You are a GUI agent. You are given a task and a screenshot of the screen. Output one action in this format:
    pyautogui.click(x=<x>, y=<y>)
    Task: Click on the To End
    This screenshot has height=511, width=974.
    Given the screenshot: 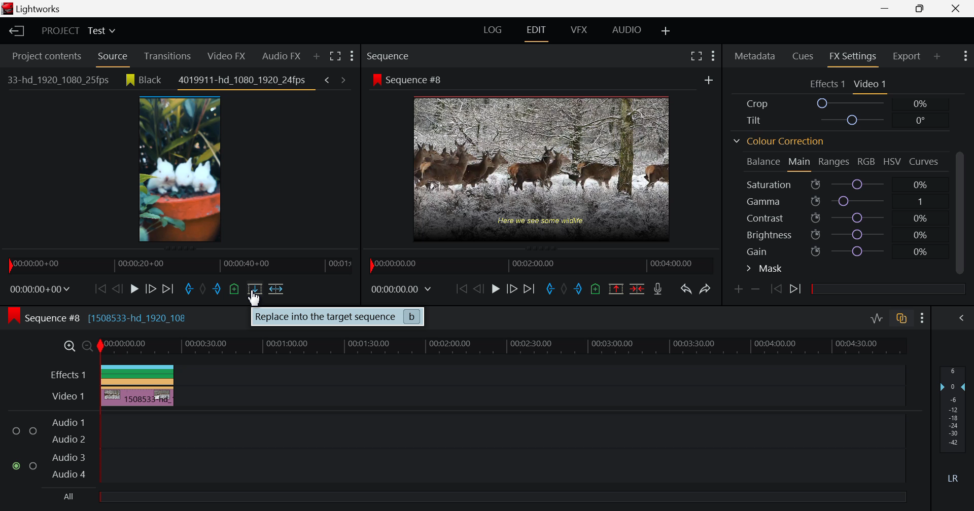 What is the action you would take?
    pyautogui.click(x=531, y=289)
    